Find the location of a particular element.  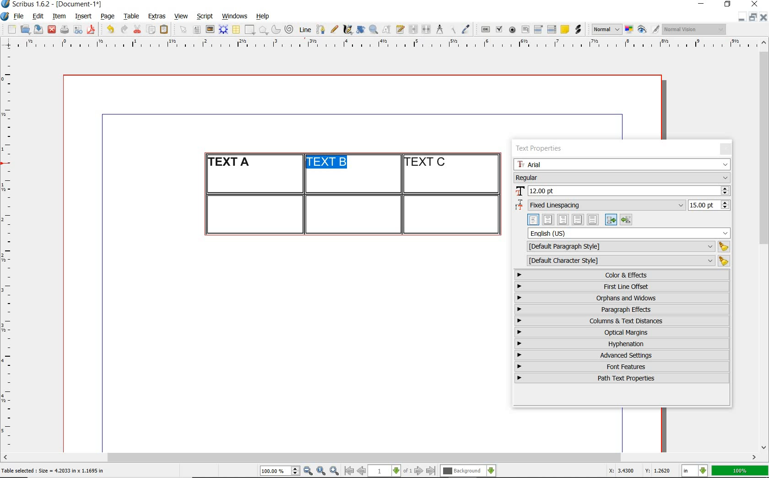

paragraph effects is located at coordinates (621, 309).